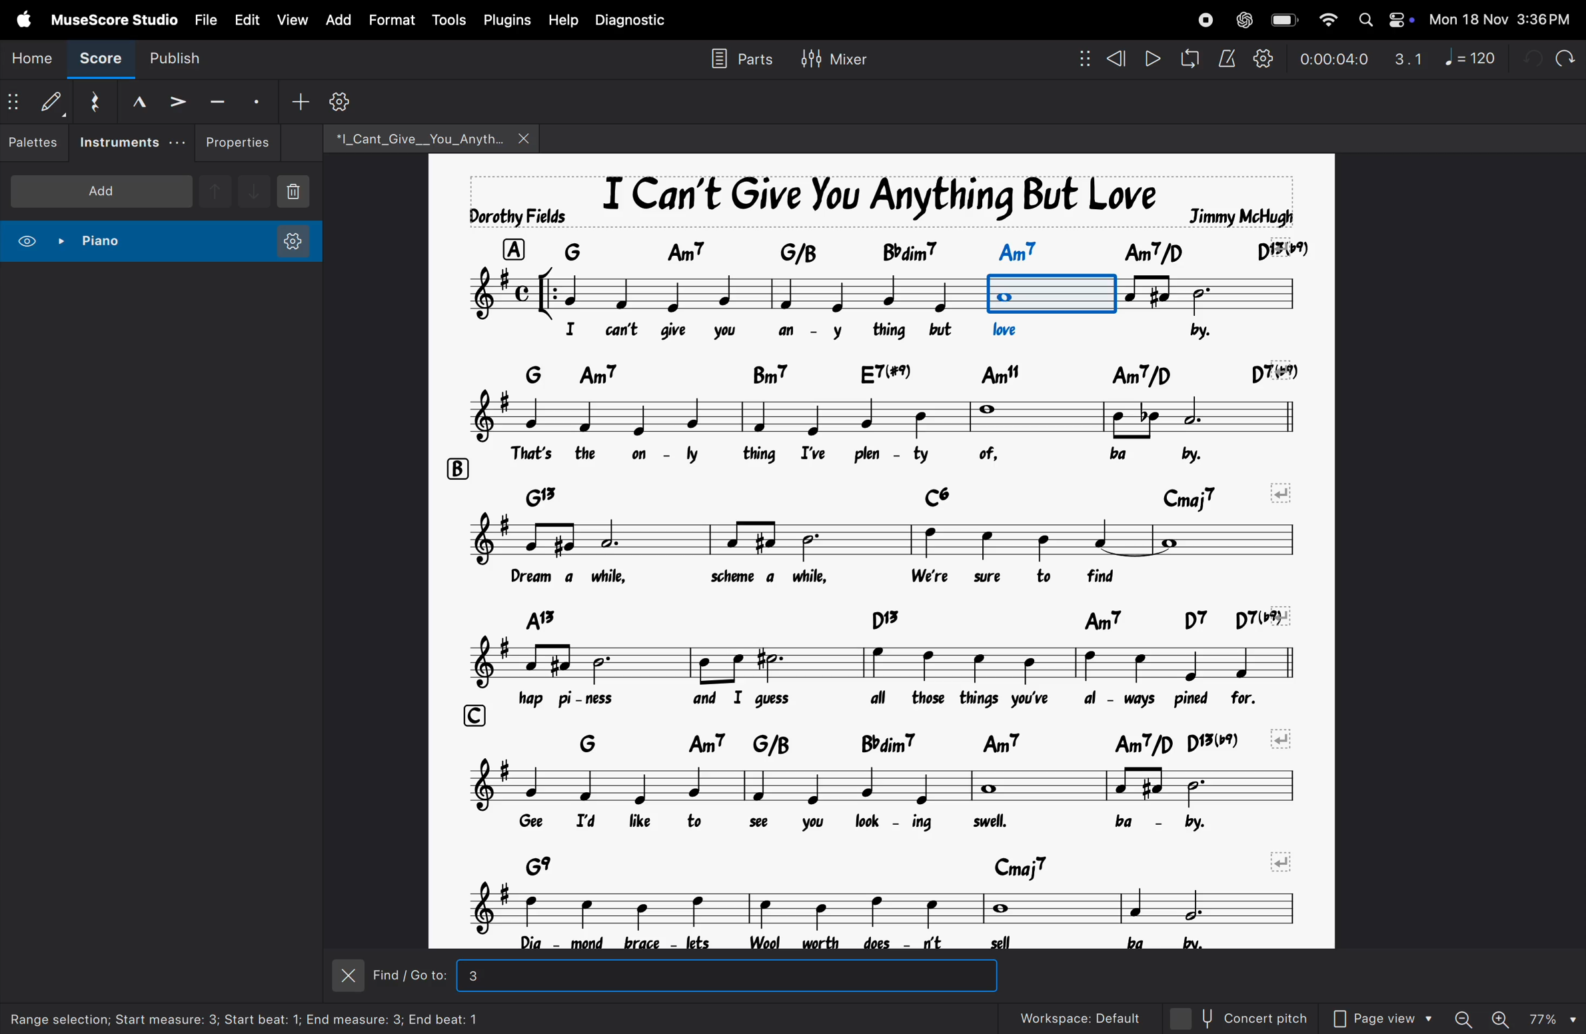  Describe the element at coordinates (68, 243) in the screenshot. I see `piano` at that location.